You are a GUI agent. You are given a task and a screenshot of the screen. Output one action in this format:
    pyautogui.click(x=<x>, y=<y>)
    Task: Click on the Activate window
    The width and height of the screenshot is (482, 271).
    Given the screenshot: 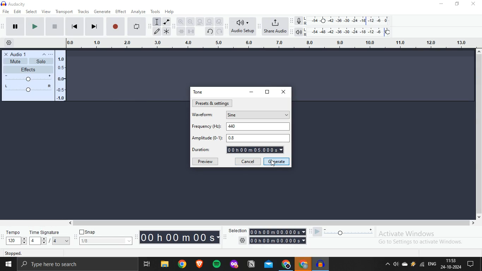 What is the action you would take?
    pyautogui.click(x=428, y=238)
    